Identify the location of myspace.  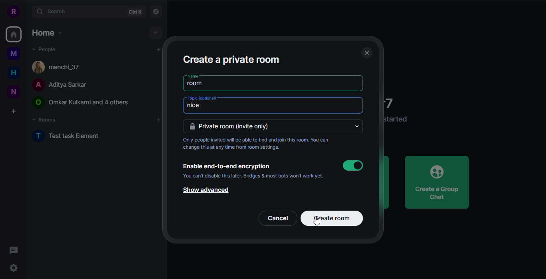
(14, 54).